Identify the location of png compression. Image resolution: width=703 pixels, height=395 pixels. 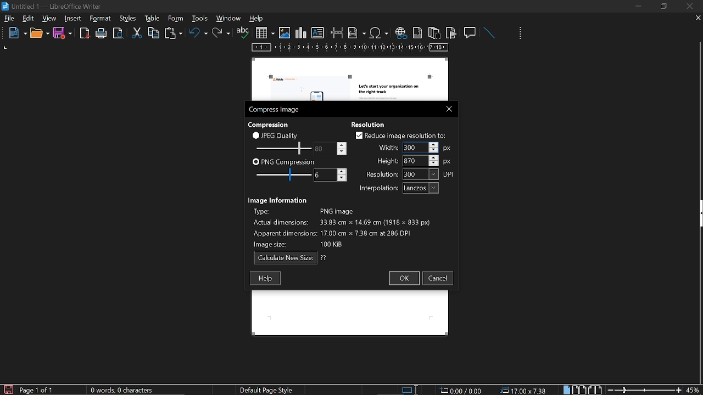
(284, 161).